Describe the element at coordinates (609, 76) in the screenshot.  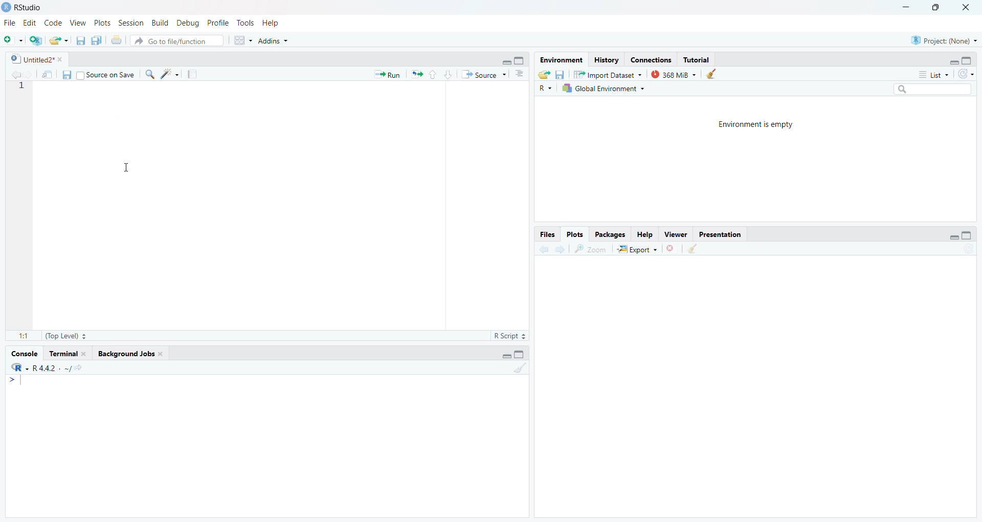
I see `Import Dataset ~` at that location.